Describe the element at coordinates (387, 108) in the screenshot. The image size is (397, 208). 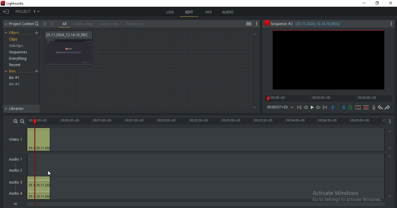
I see `redo` at that location.